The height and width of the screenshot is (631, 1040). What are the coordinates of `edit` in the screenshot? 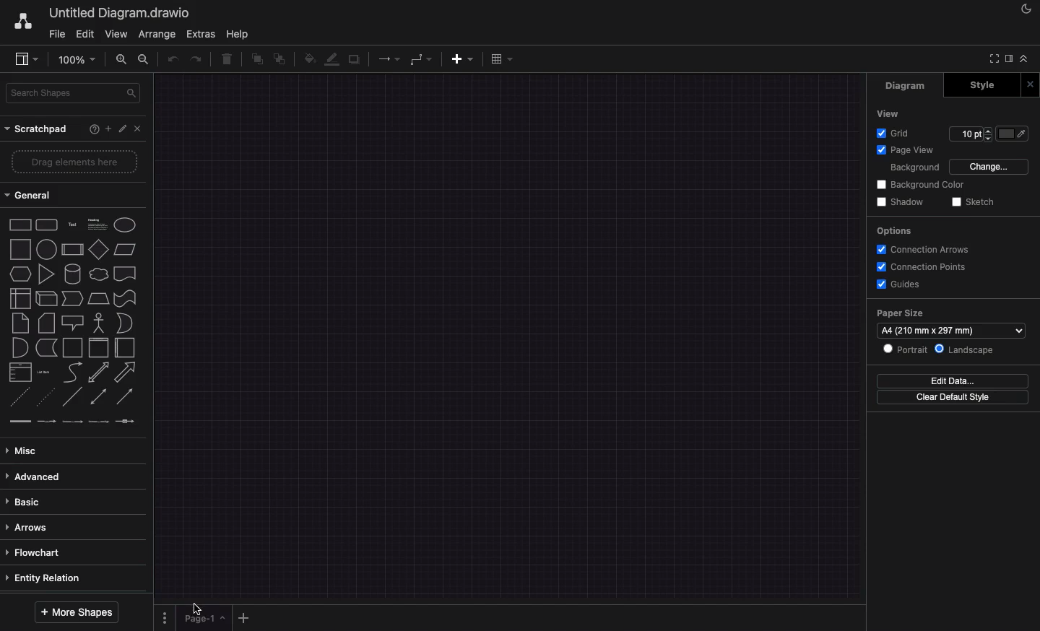 It's located at (123, 128).